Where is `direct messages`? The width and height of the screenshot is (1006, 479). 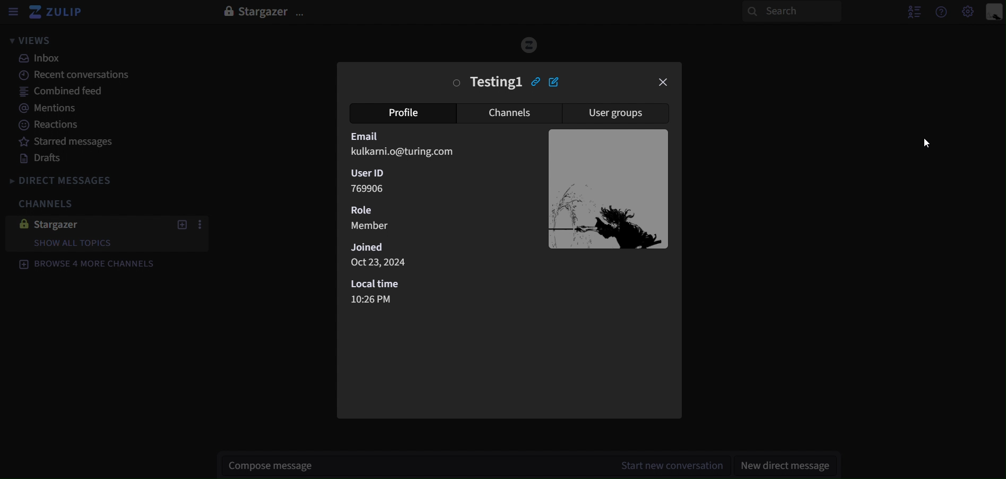
direct messages is located at coordinates (66, 180).